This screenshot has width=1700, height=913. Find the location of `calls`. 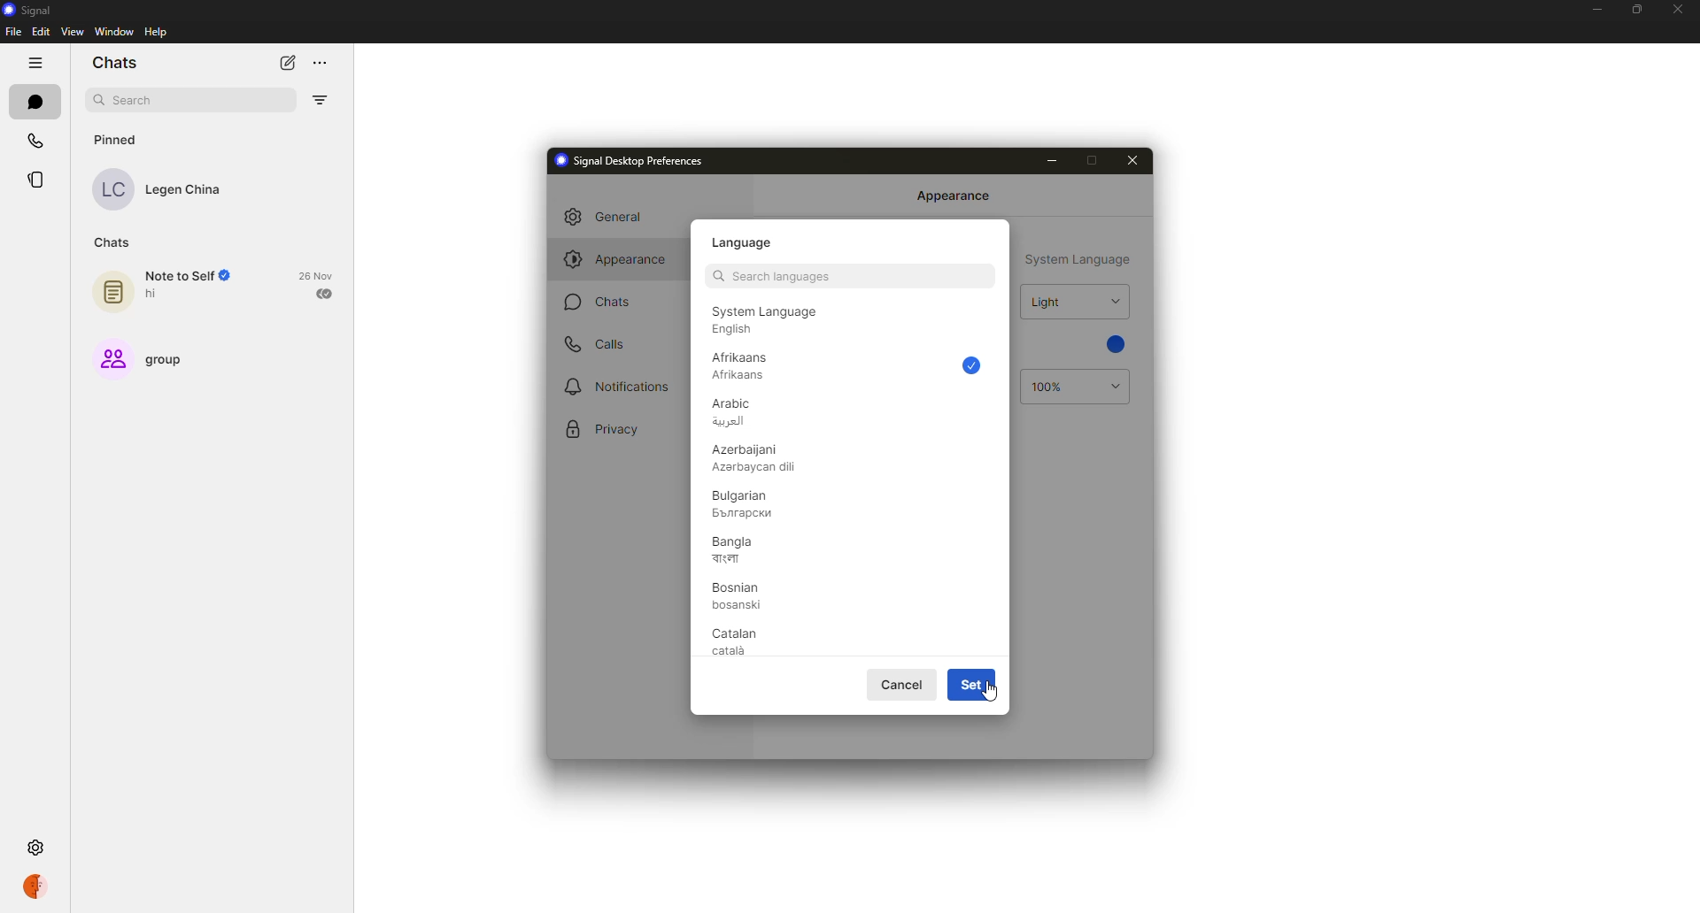

calls is located at coordinates (37, 140).